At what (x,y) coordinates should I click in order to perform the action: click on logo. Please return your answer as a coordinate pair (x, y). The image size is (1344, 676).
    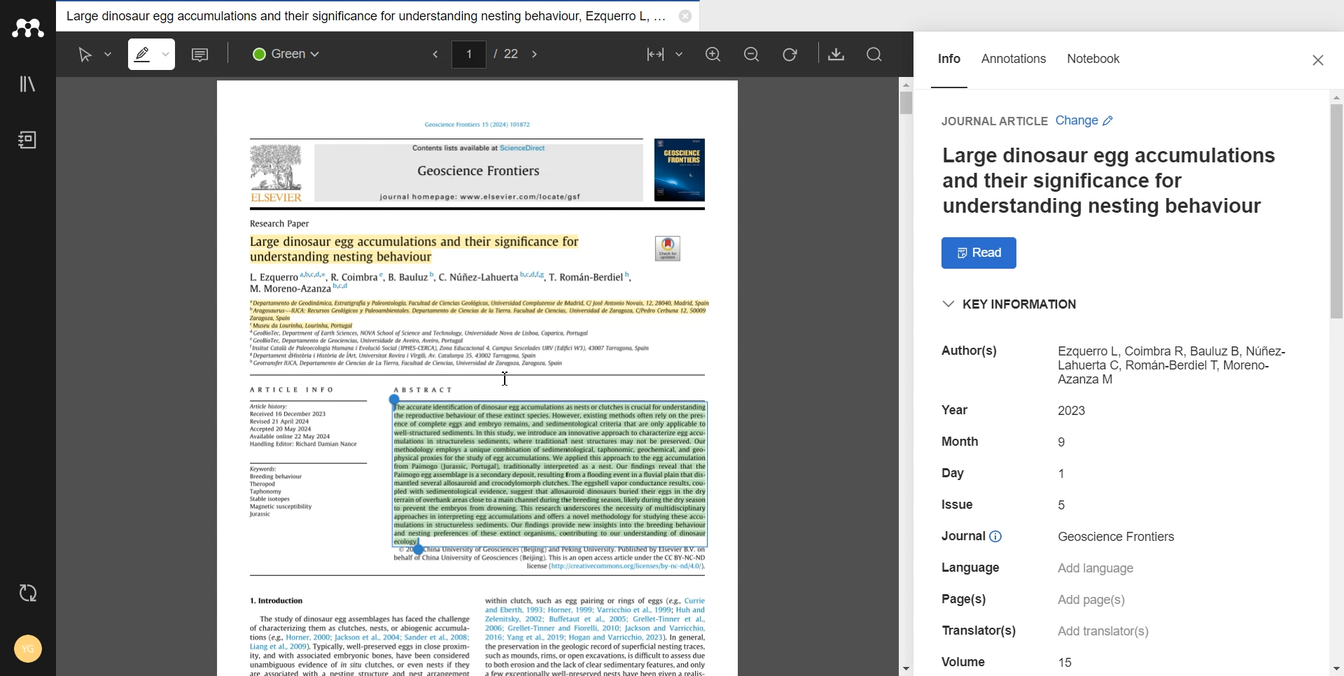
    Looking at the image, I should click on (669, 248).